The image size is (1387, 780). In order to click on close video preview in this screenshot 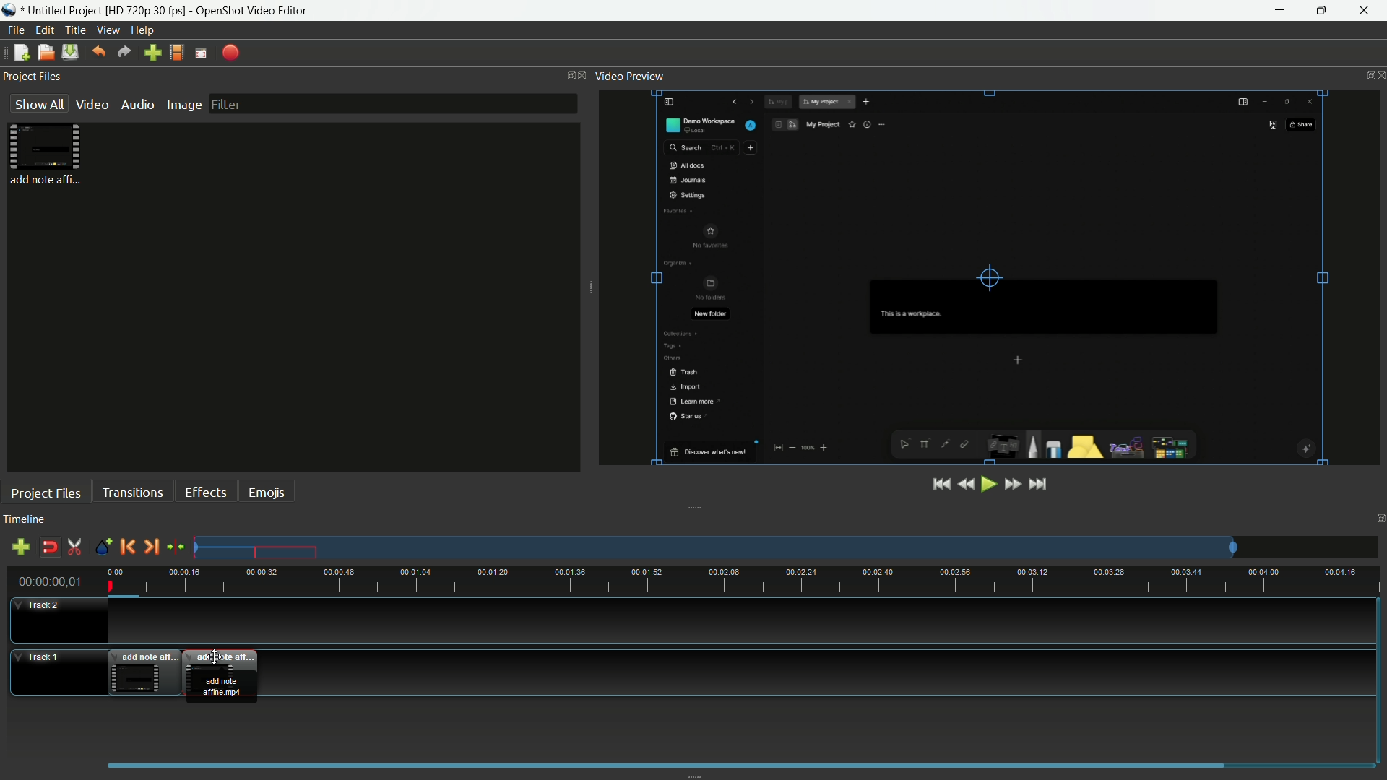, I will do `click(1378, 76)`.